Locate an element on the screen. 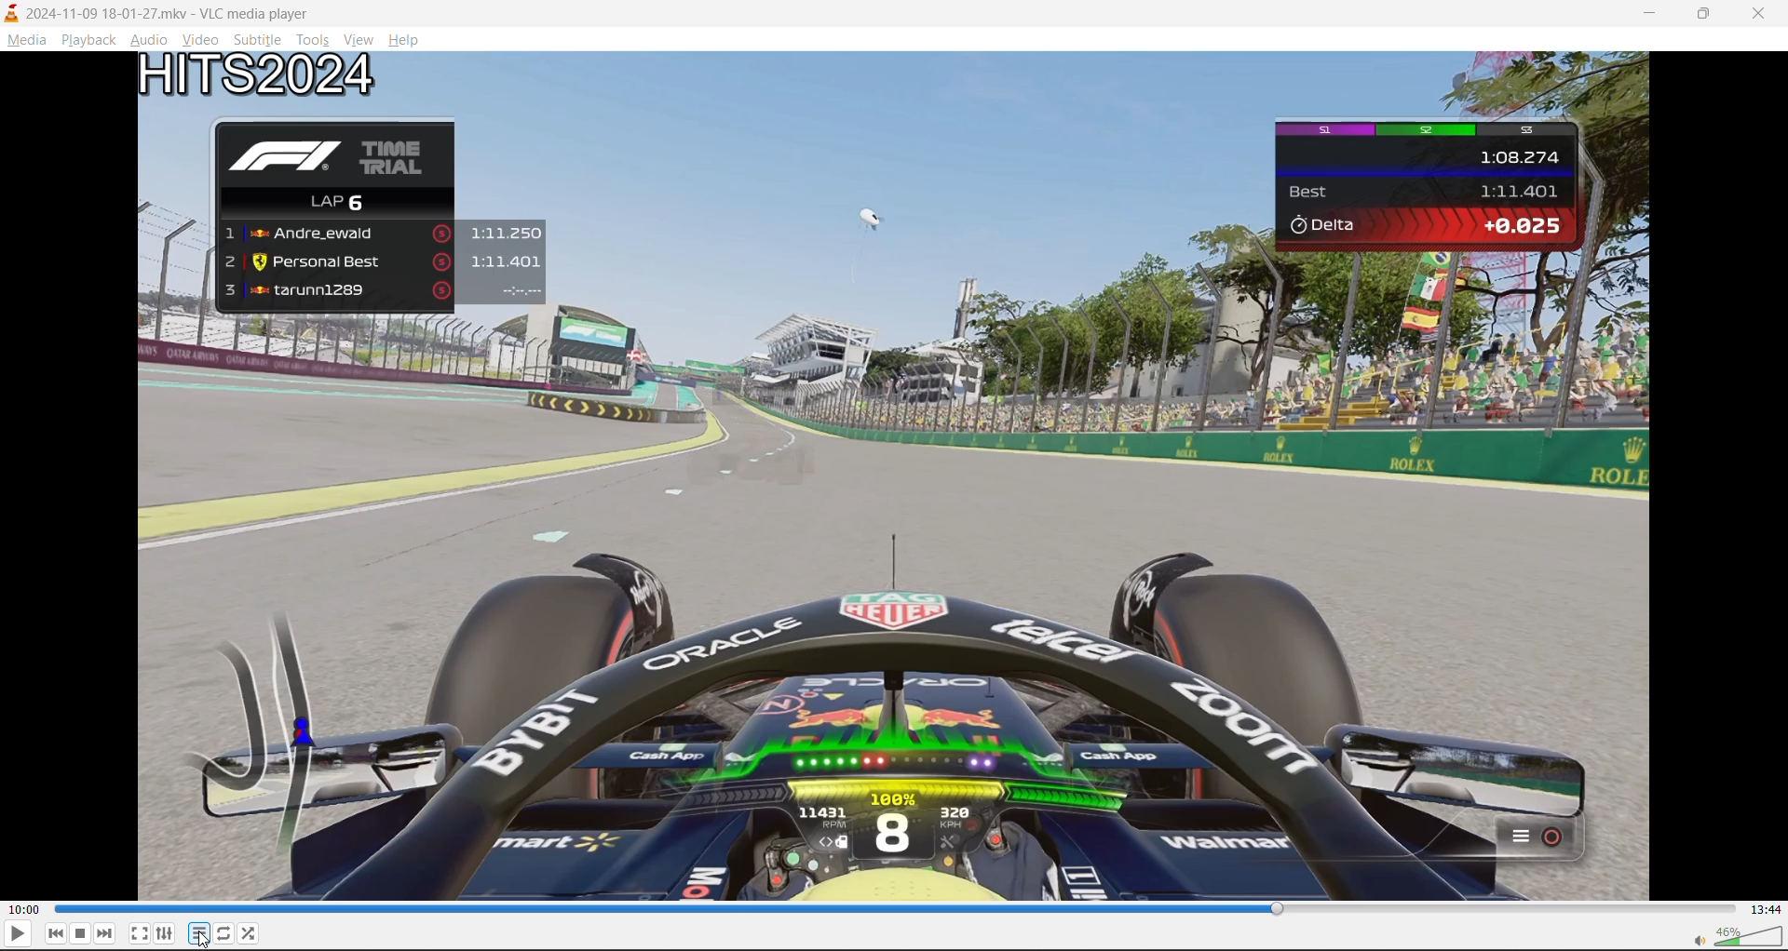 The width and height of the screenshot is (1788, 951). track and app name is located at coordinates (156, 13).